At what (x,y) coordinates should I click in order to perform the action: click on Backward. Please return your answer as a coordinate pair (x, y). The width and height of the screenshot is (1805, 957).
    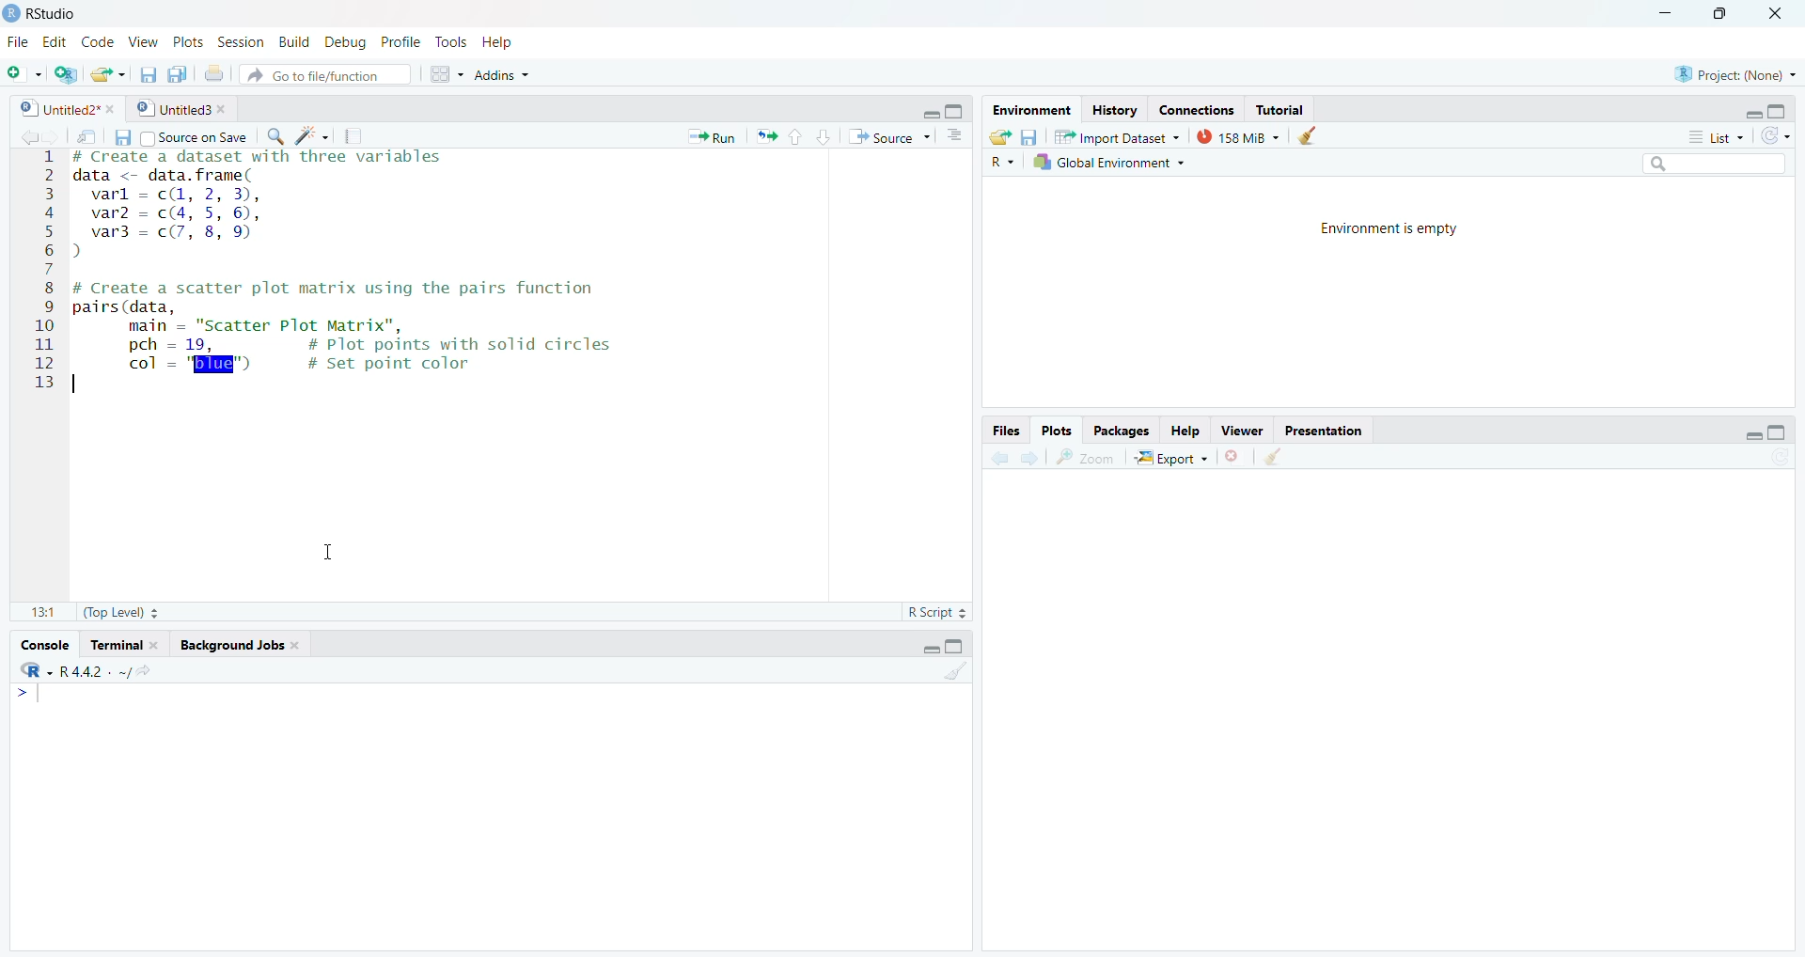
    Looking at the image, I should click on (1028, 458).